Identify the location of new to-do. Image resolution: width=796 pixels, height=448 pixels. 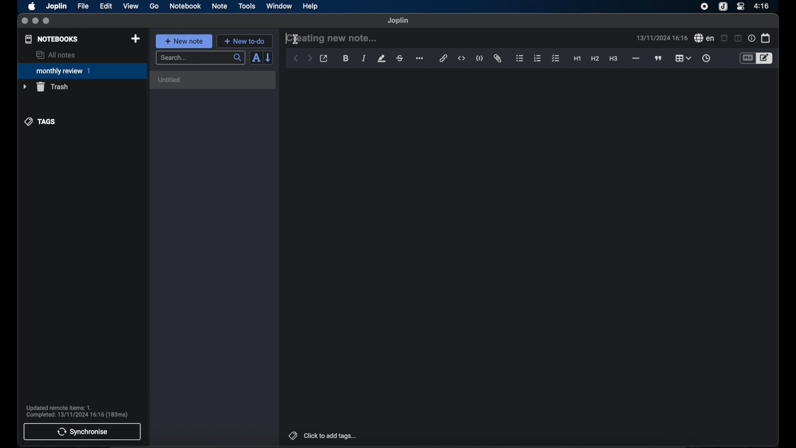
(245, 41).